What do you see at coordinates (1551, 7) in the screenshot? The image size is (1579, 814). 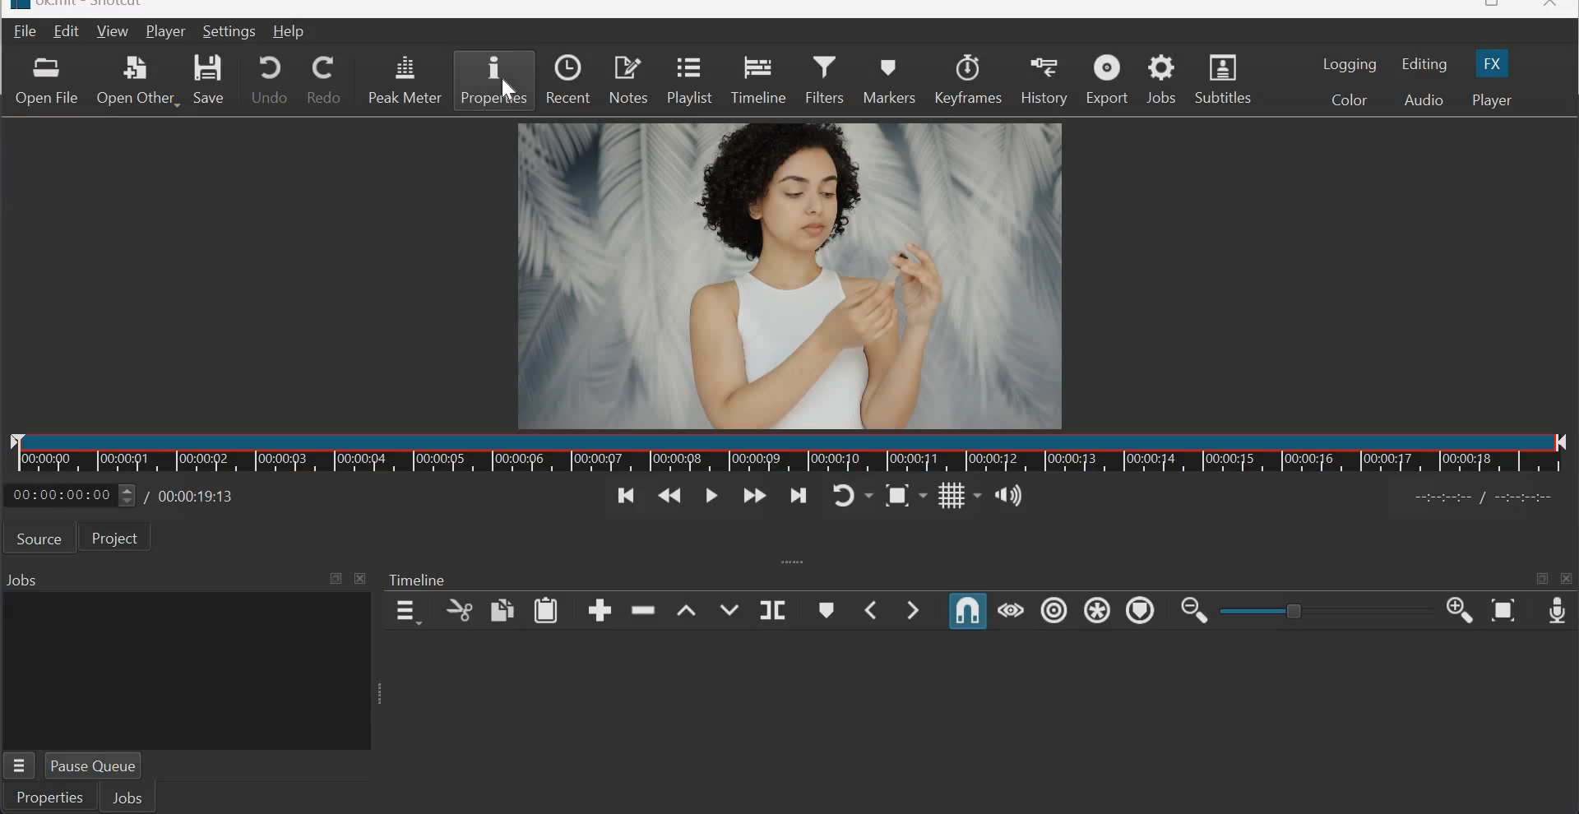 I see `close` at bounding box center [1551, 7].